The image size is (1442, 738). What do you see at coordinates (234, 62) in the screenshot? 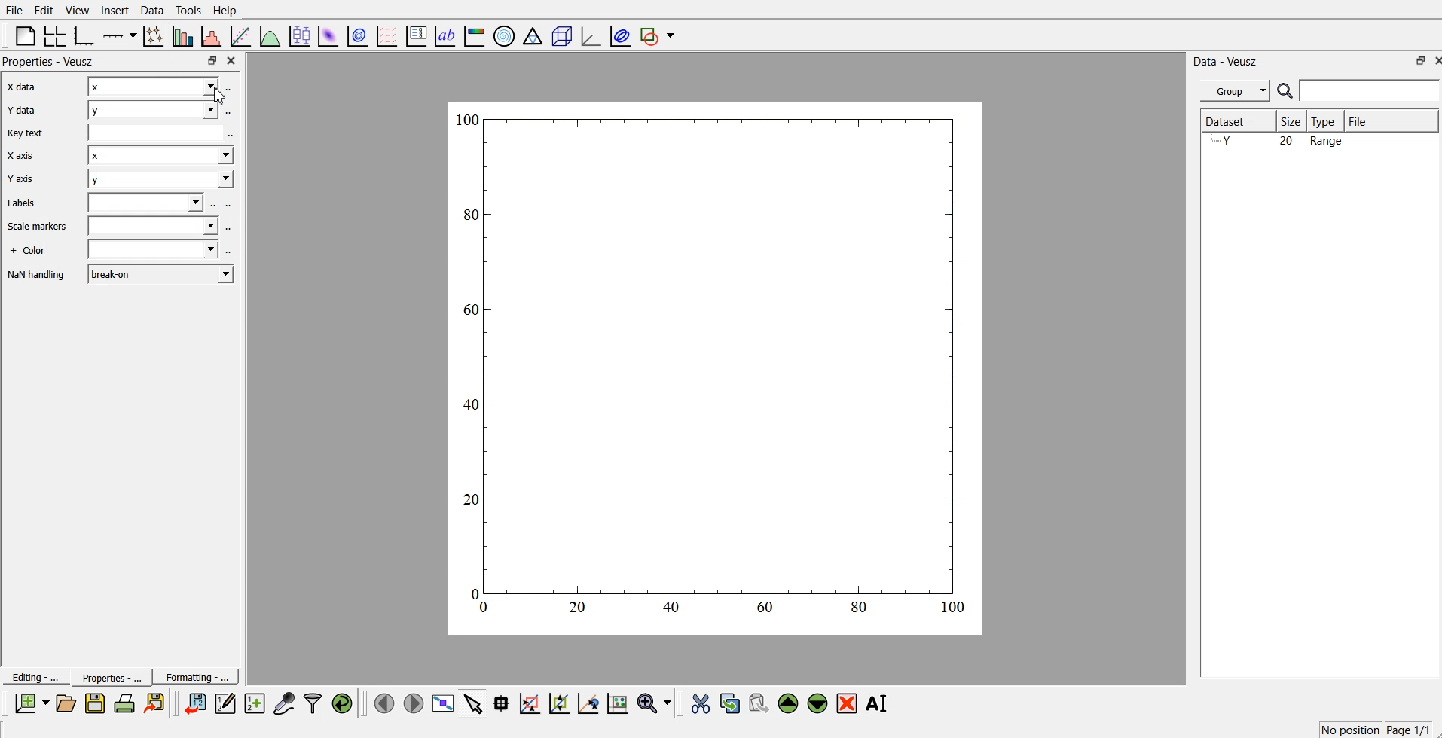
I see `Close` at bounding box center [234, 62].